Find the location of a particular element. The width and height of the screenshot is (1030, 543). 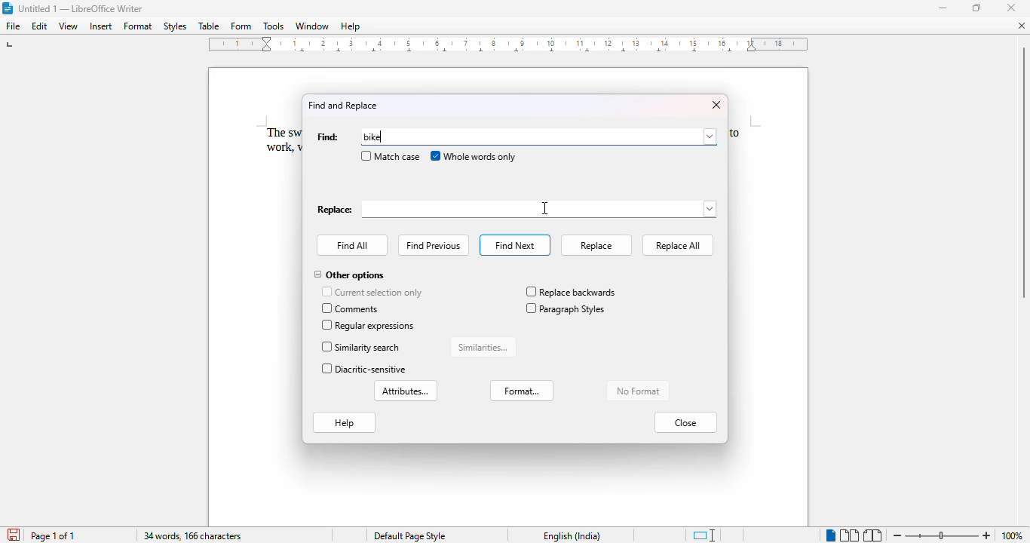

cursor is located at coordinates (583, 158).